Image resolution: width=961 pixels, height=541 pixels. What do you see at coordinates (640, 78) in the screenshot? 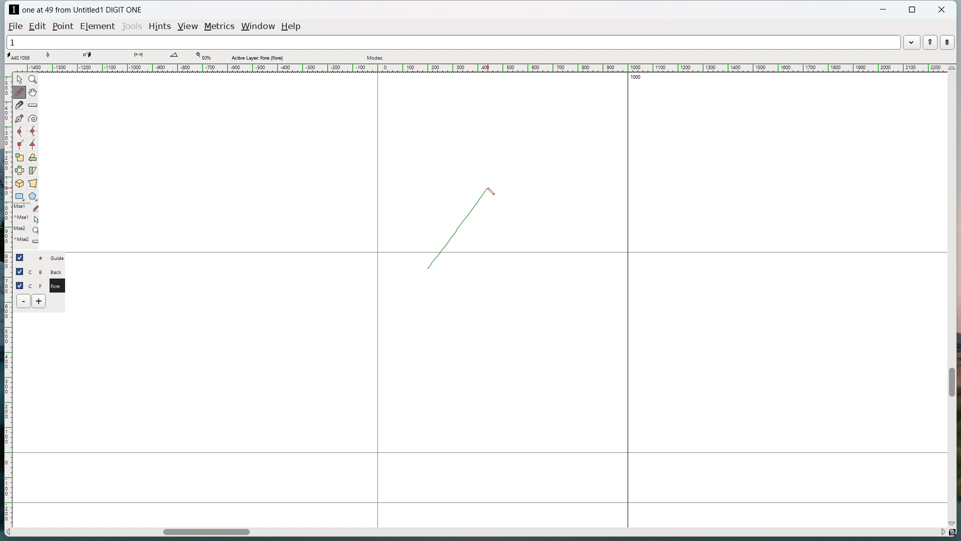
I see `1000` at bounding box center [640, 78].